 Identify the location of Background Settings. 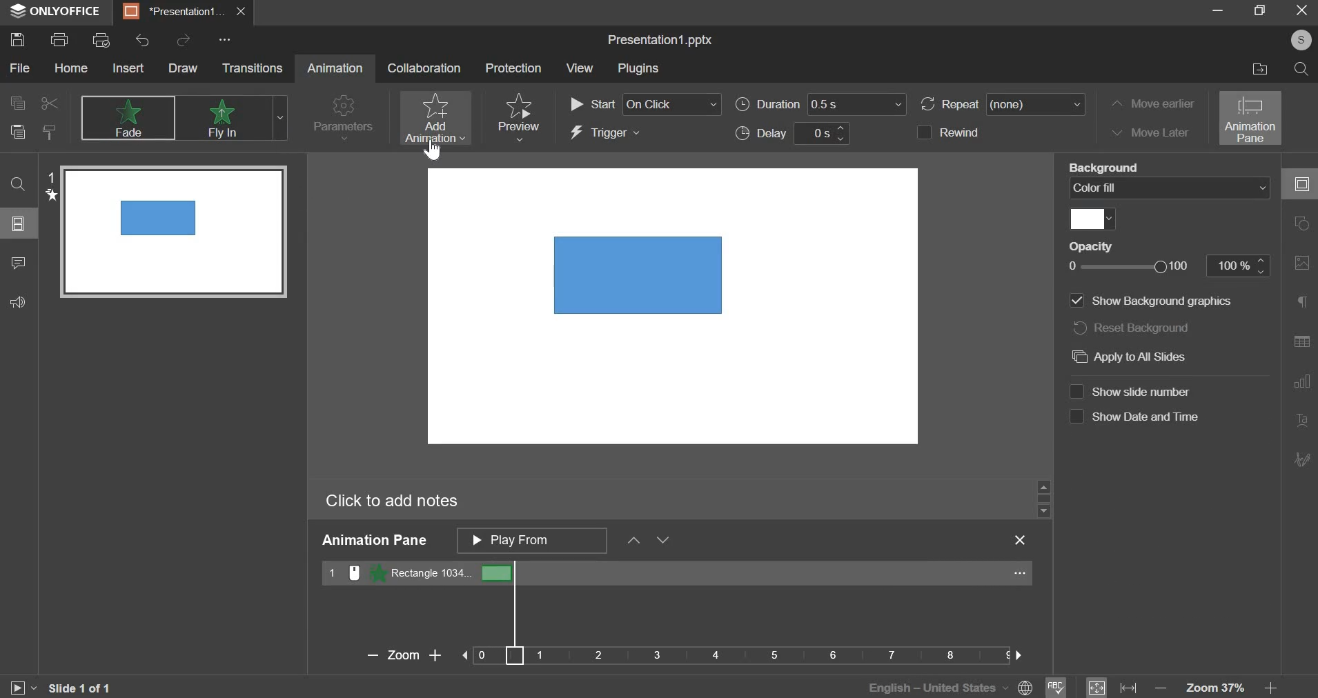
(1301, 262).